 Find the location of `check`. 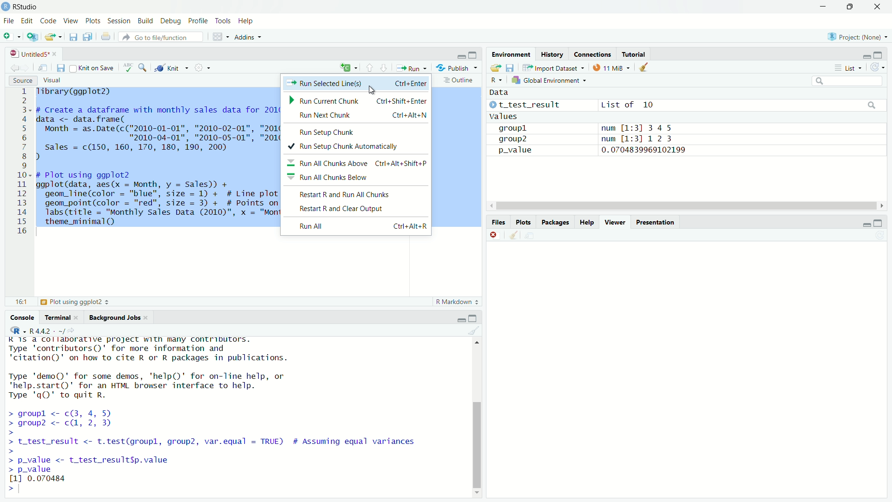

check is located at coordinates (127, 67).